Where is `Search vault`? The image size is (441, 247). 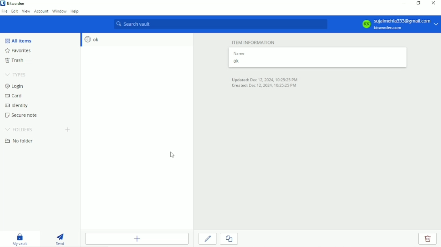 Search vault is located at coordinates (220, 24).